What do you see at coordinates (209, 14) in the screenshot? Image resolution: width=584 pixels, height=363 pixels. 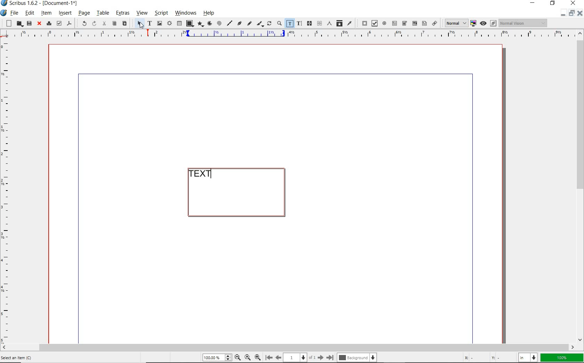 I see `help` at bounding box center [209, 14].